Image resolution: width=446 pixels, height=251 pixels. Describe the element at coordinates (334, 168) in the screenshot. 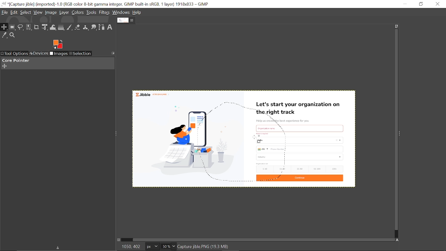

I see `100+` at that location.